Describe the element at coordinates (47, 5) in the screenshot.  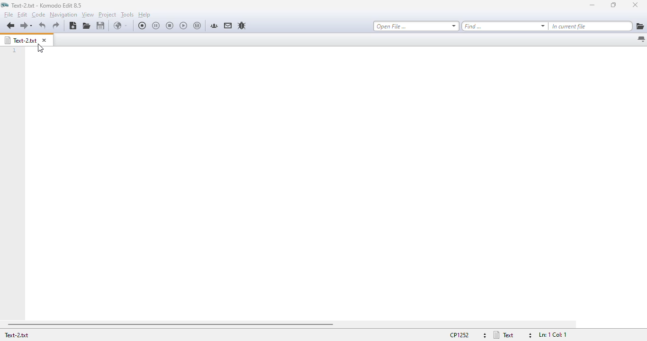
I see `title` at that location.